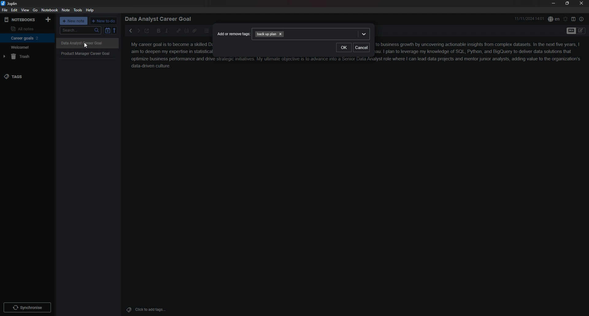  Describe the element at coordinates (178, 31) in the screenshot. I see `hyperlink` at that location.